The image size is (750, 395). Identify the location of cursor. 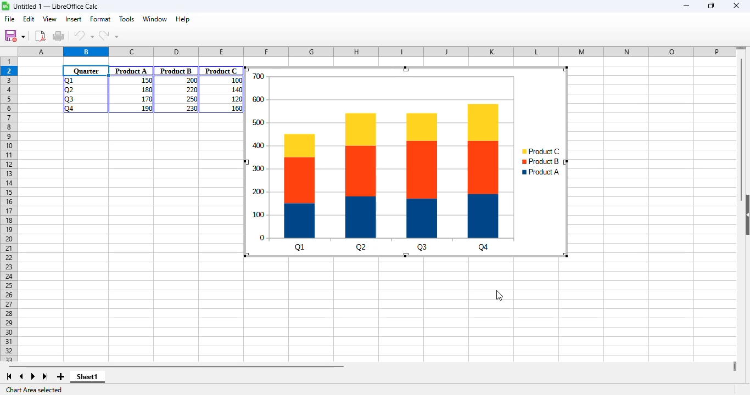
(500, 295).